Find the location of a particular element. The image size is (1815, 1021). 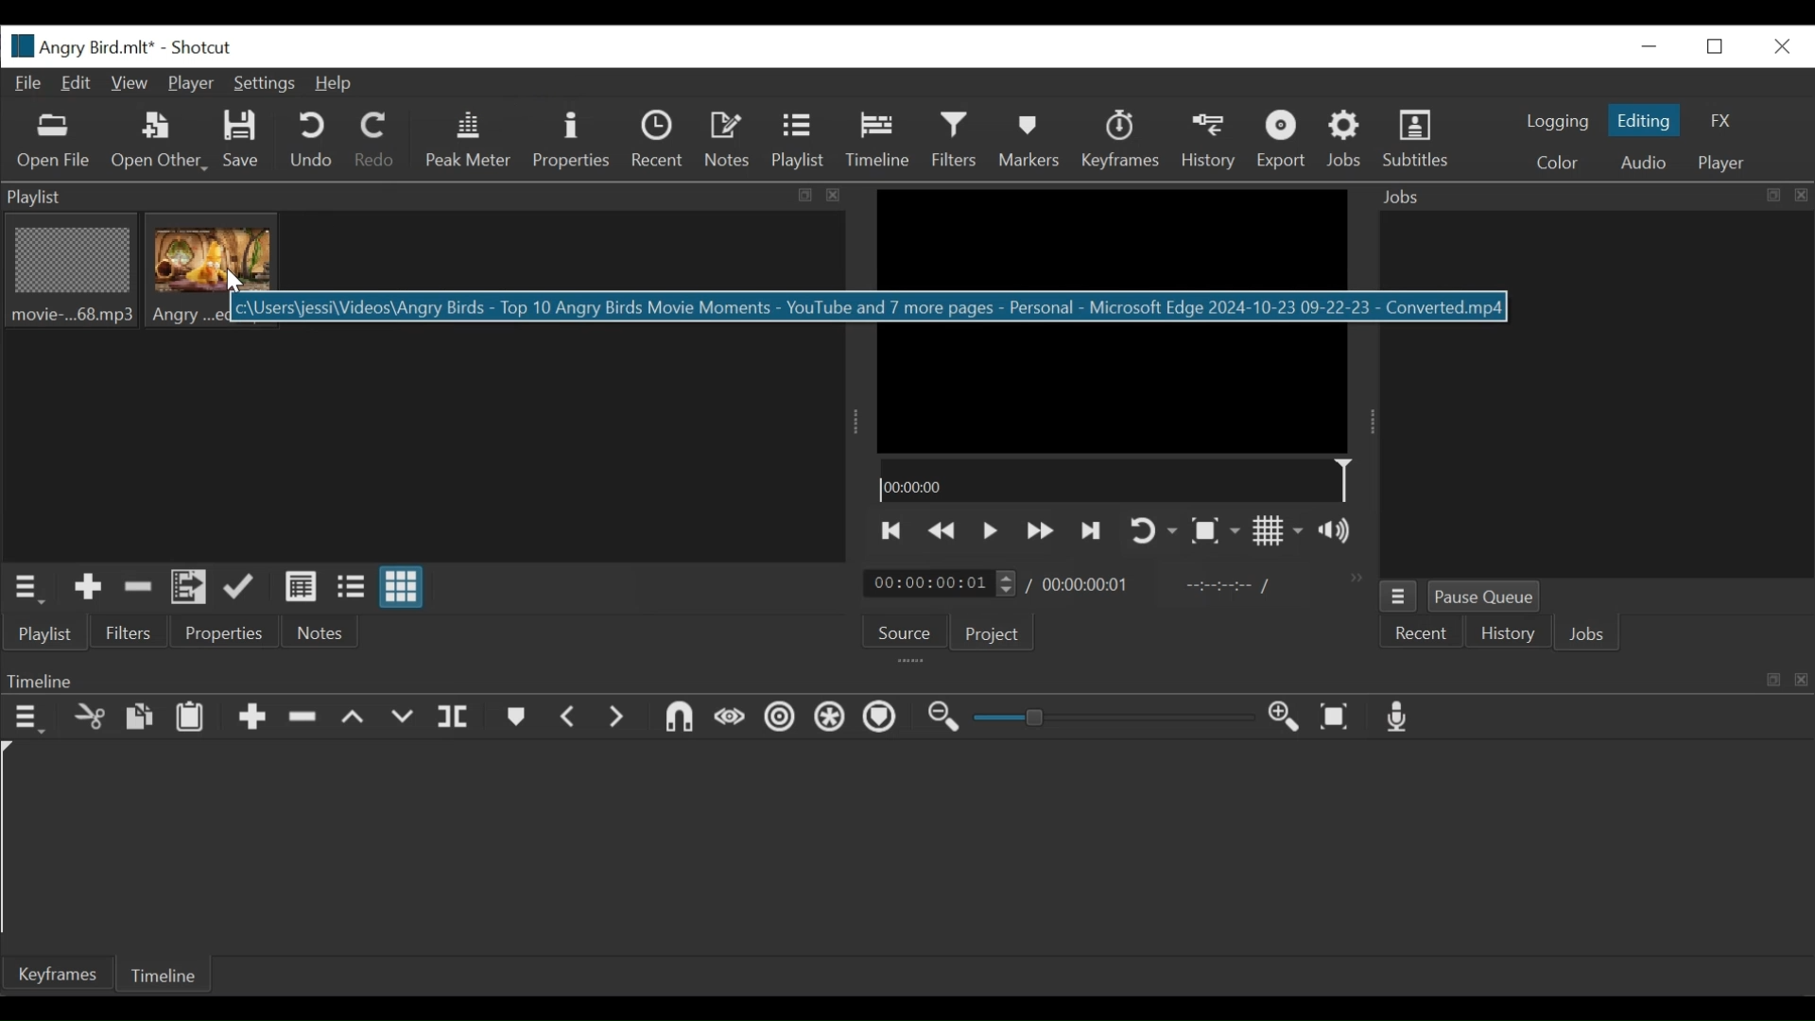

Help is located at coordinates (336, 85).